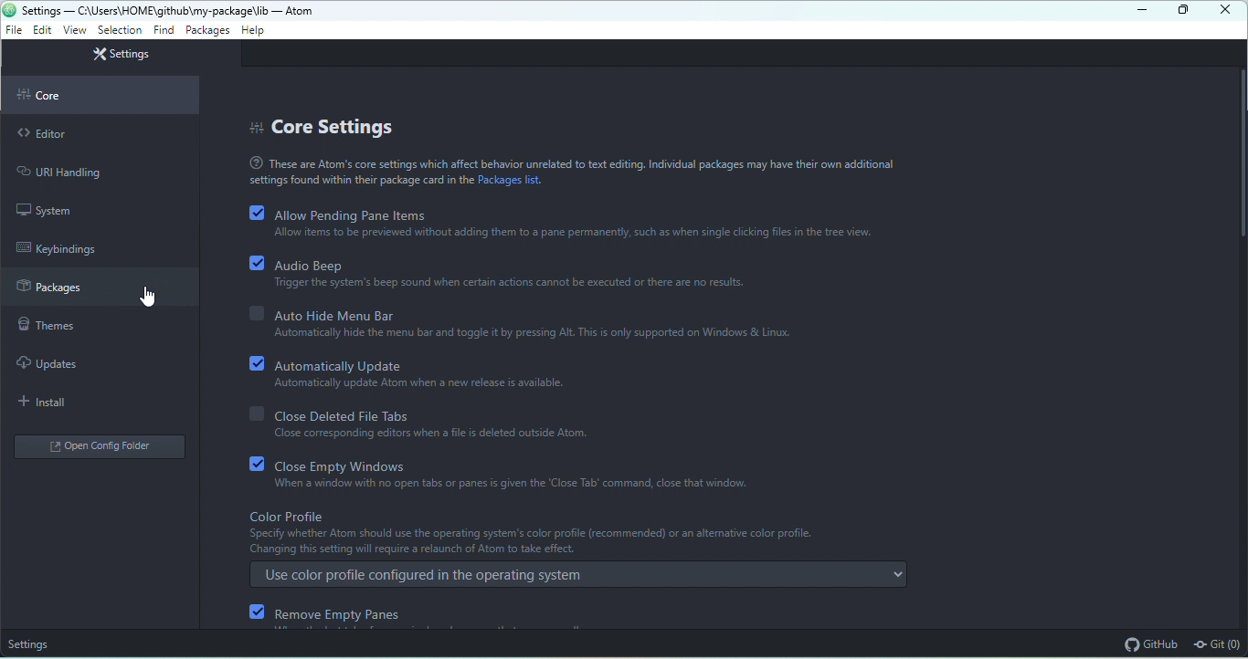 The width and height of the screenshot is (1248, 659). I want to click on keybindings, so click(66, 248).